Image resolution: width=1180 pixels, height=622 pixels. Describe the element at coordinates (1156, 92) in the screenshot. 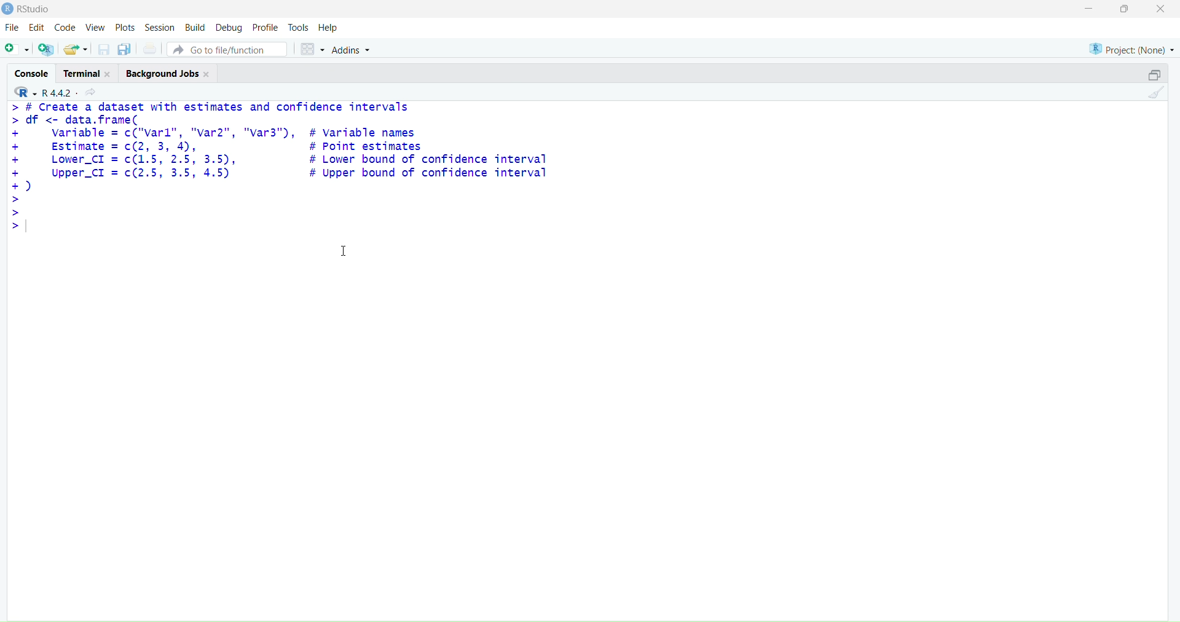

I see `clear console` at that location.